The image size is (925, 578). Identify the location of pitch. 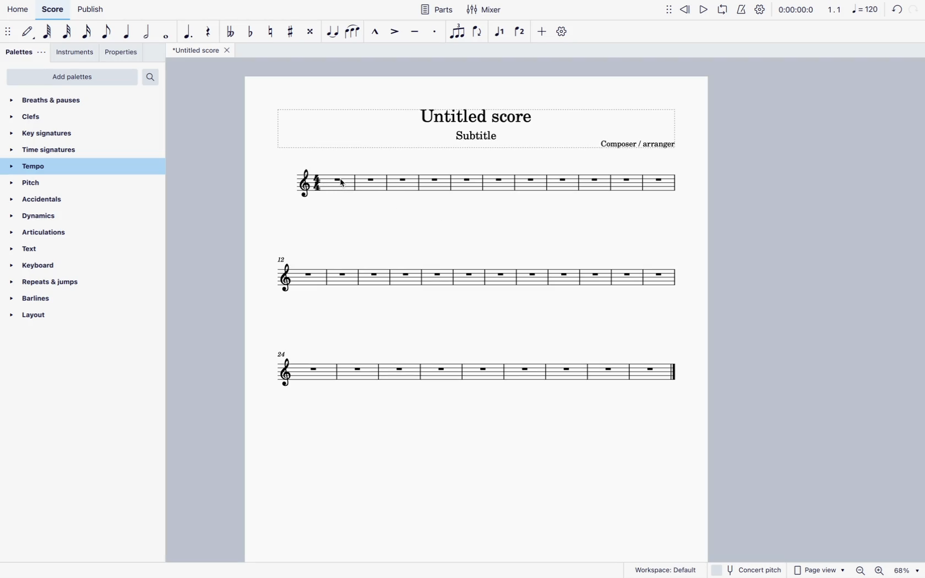
(51, 183).